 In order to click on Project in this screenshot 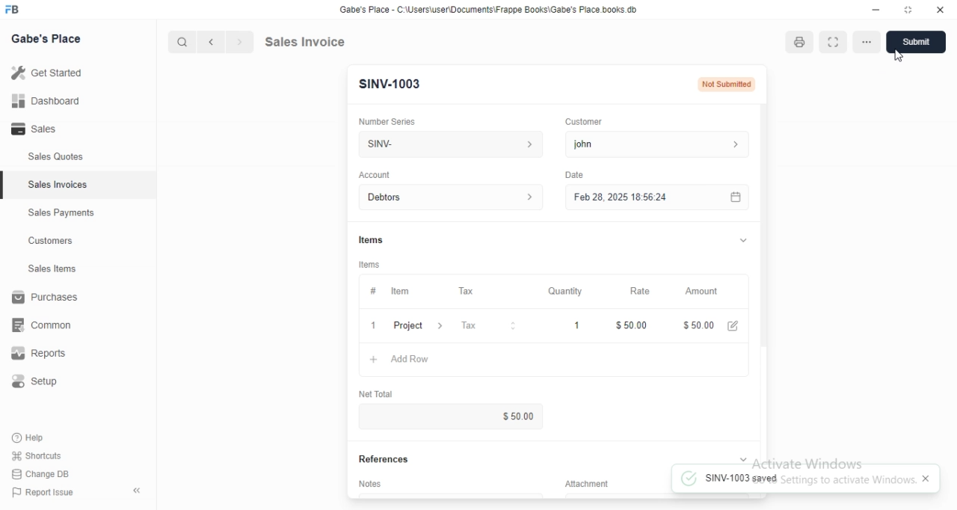, I will do `click(420, 327)`.